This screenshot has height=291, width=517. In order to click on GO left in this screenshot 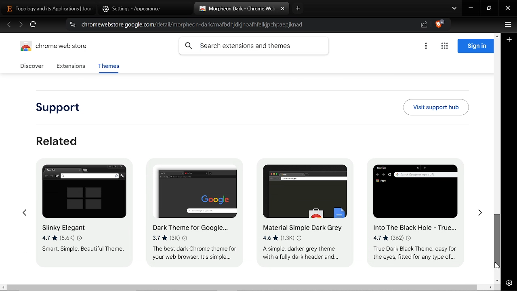, I will do `click(24, 213)`.